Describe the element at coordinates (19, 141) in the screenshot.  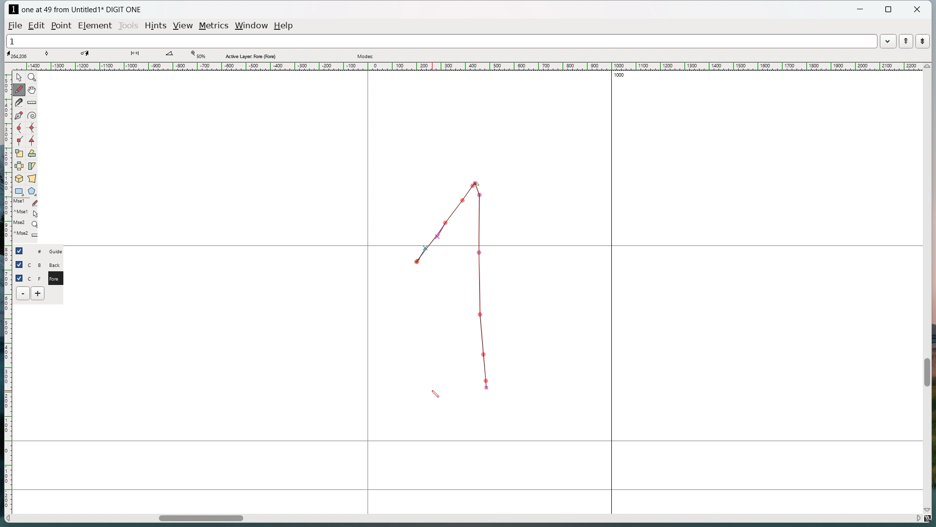
I see `add a corner point` at that location.